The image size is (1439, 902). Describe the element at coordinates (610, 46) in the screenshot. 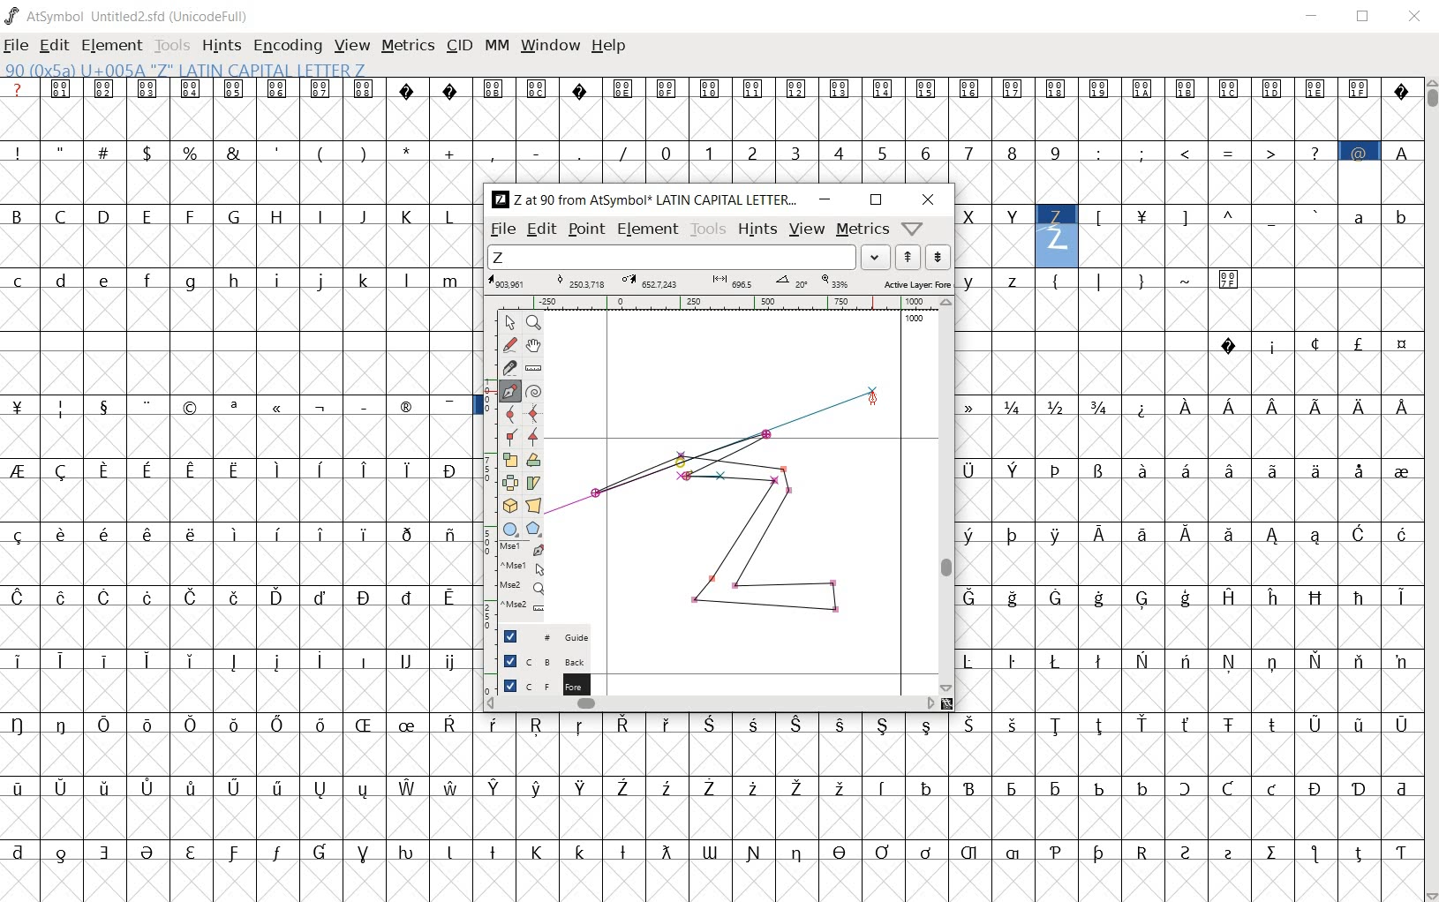

I see `help` at that location.